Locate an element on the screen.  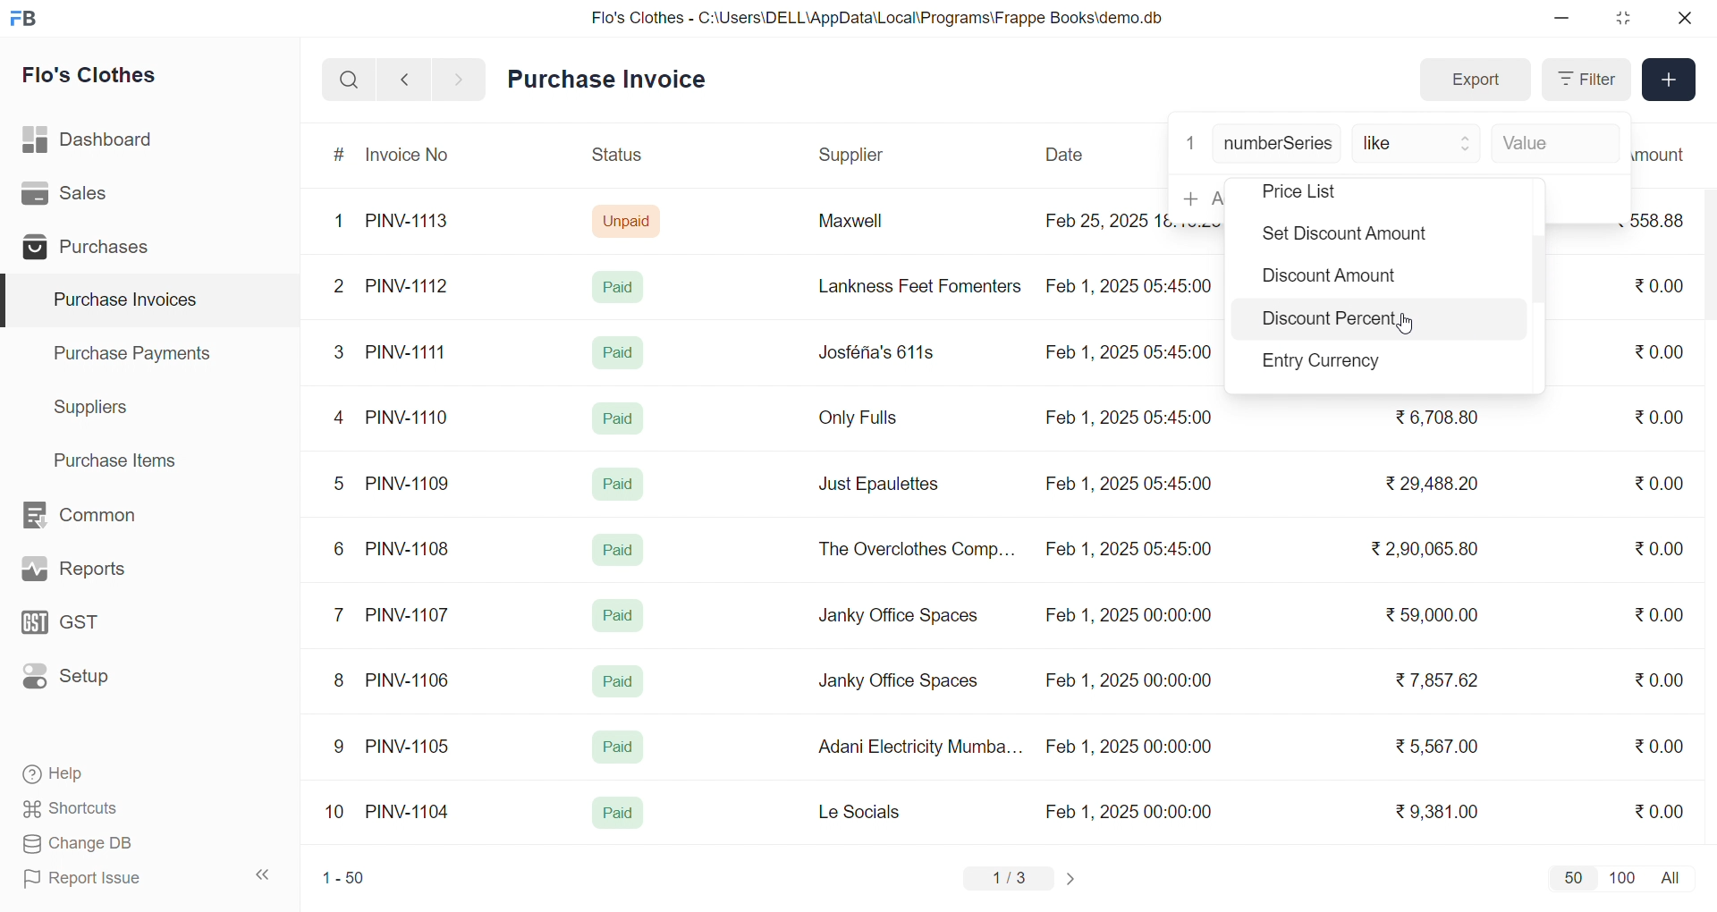
4 is located at coordinates (343, 418).